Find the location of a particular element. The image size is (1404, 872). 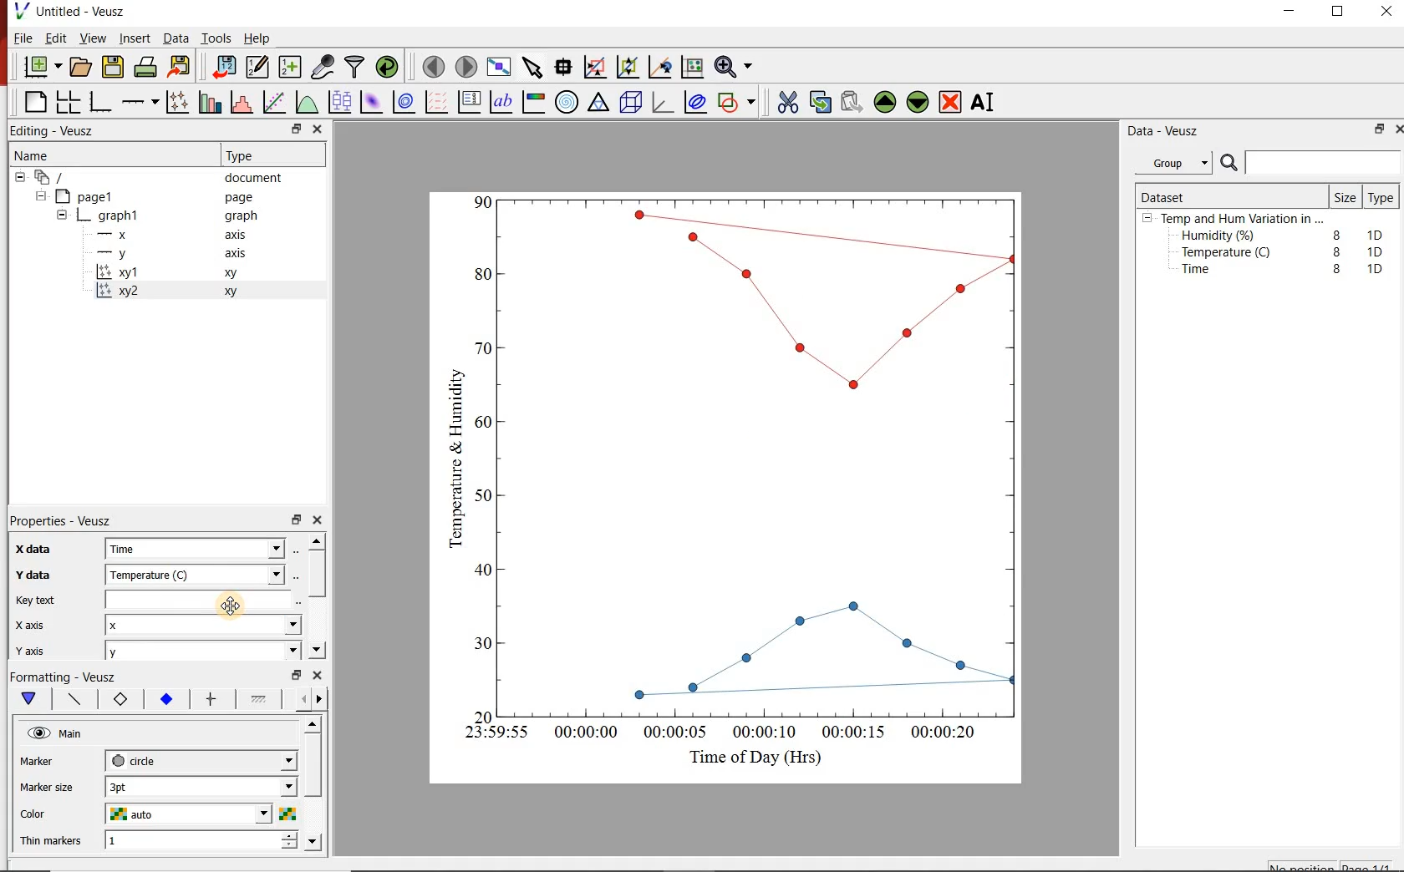

8 is located at coordinates (1337, 269).